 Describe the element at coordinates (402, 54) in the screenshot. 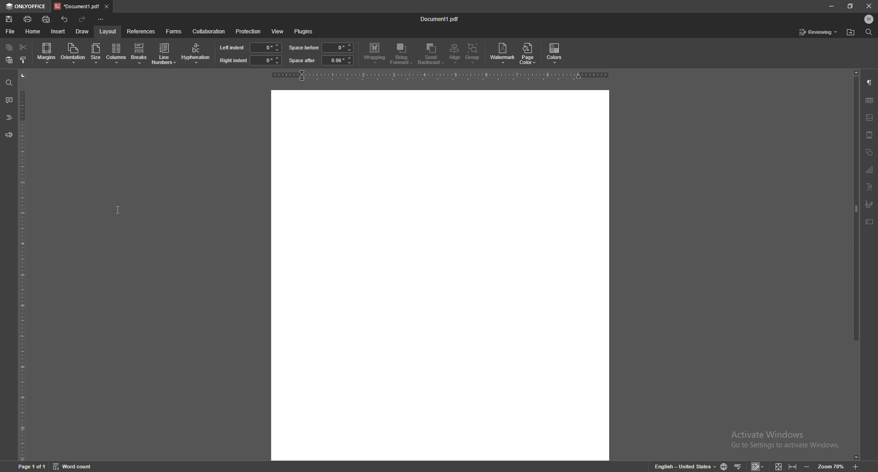

I see `bring forward` at that location.